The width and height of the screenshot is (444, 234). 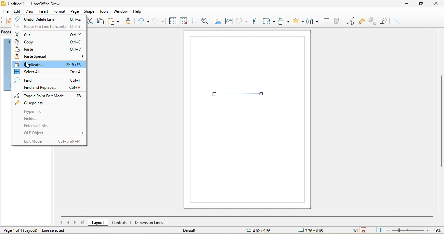 I want to click on controls, so click(x=121, y=222).